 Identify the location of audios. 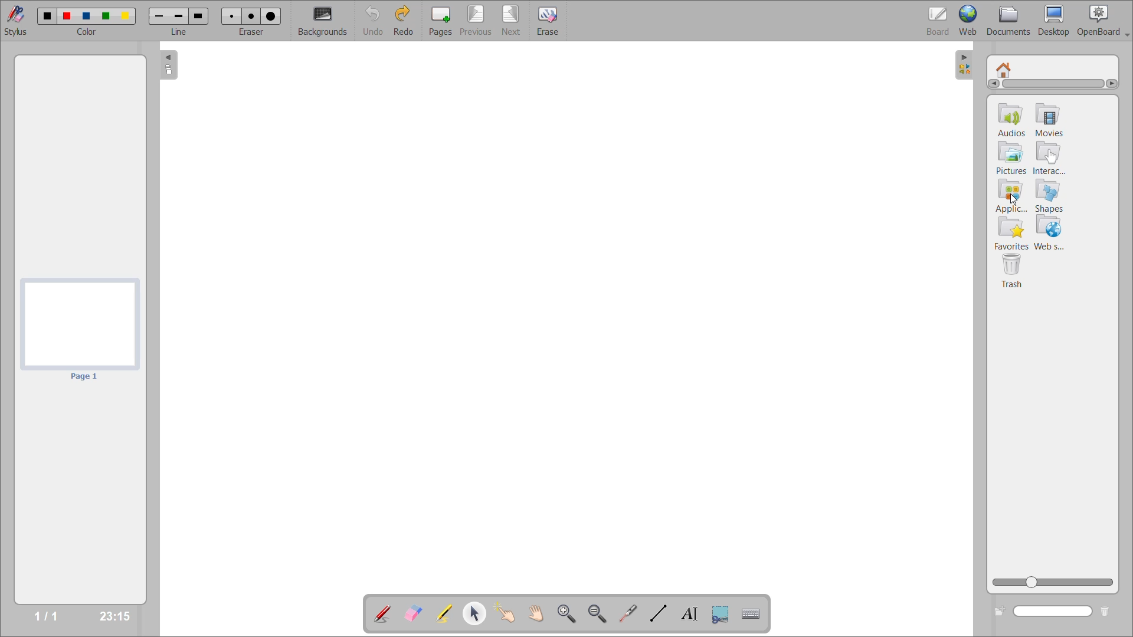
(1012, 118).